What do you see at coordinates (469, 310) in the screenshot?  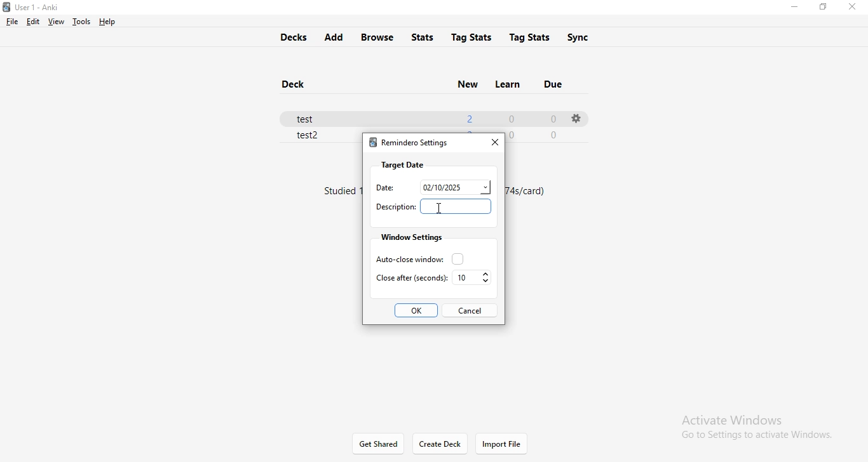 I see `cancel` at bounding box center [469, 310].